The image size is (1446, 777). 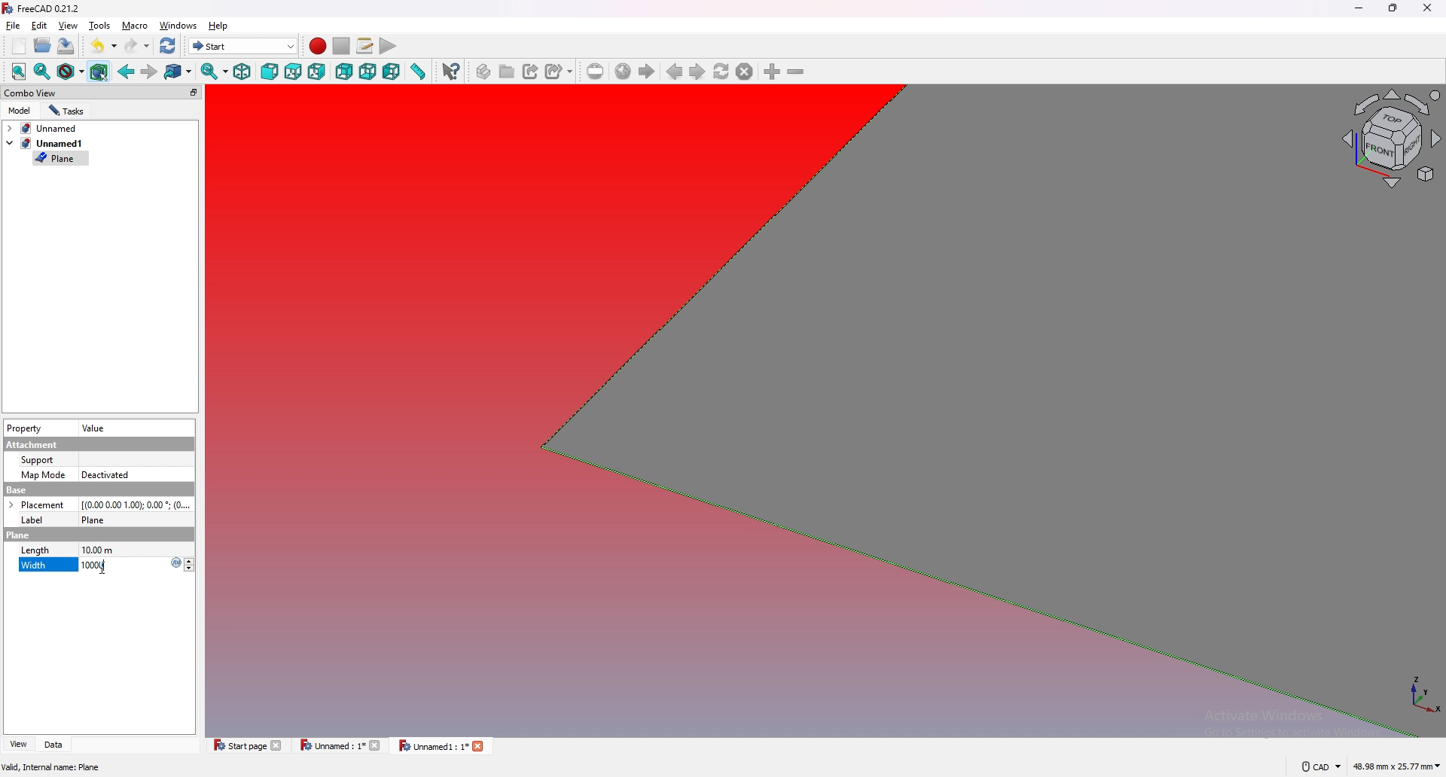 I want to click on refresh webpage, so click(x=721, y=71).